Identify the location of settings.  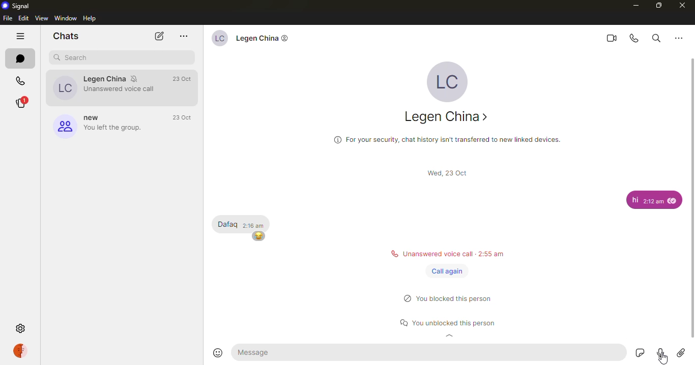
(19, 328).